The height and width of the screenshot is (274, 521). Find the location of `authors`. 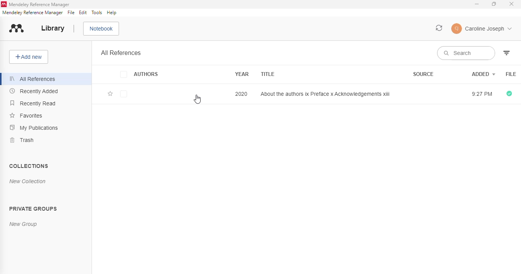

authors is located at coordinates (139, 74).